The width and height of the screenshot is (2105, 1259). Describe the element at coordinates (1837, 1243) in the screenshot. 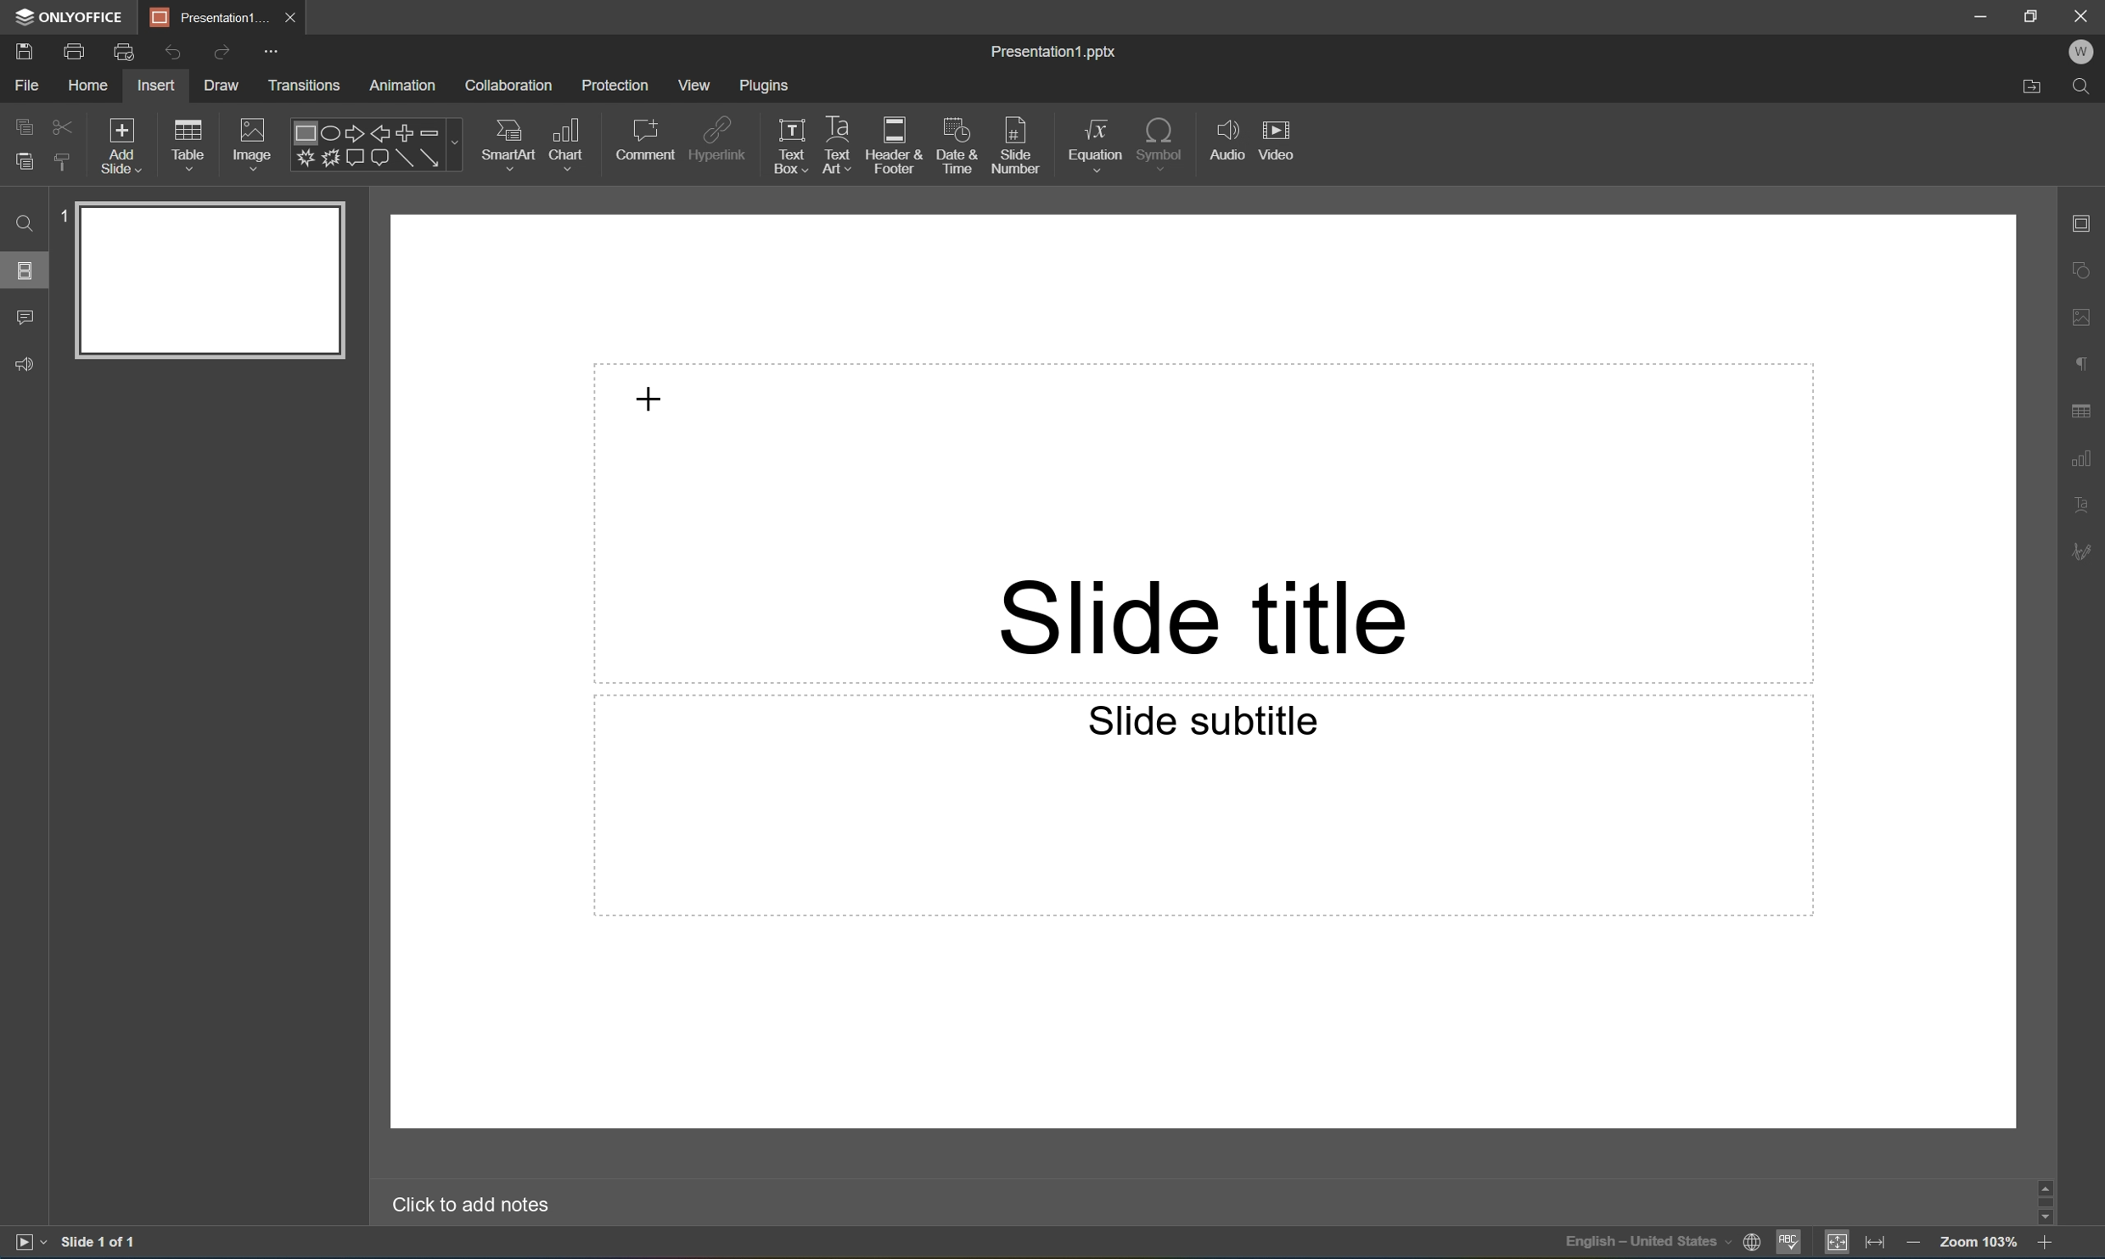

I see `Fit to slide` at that location.